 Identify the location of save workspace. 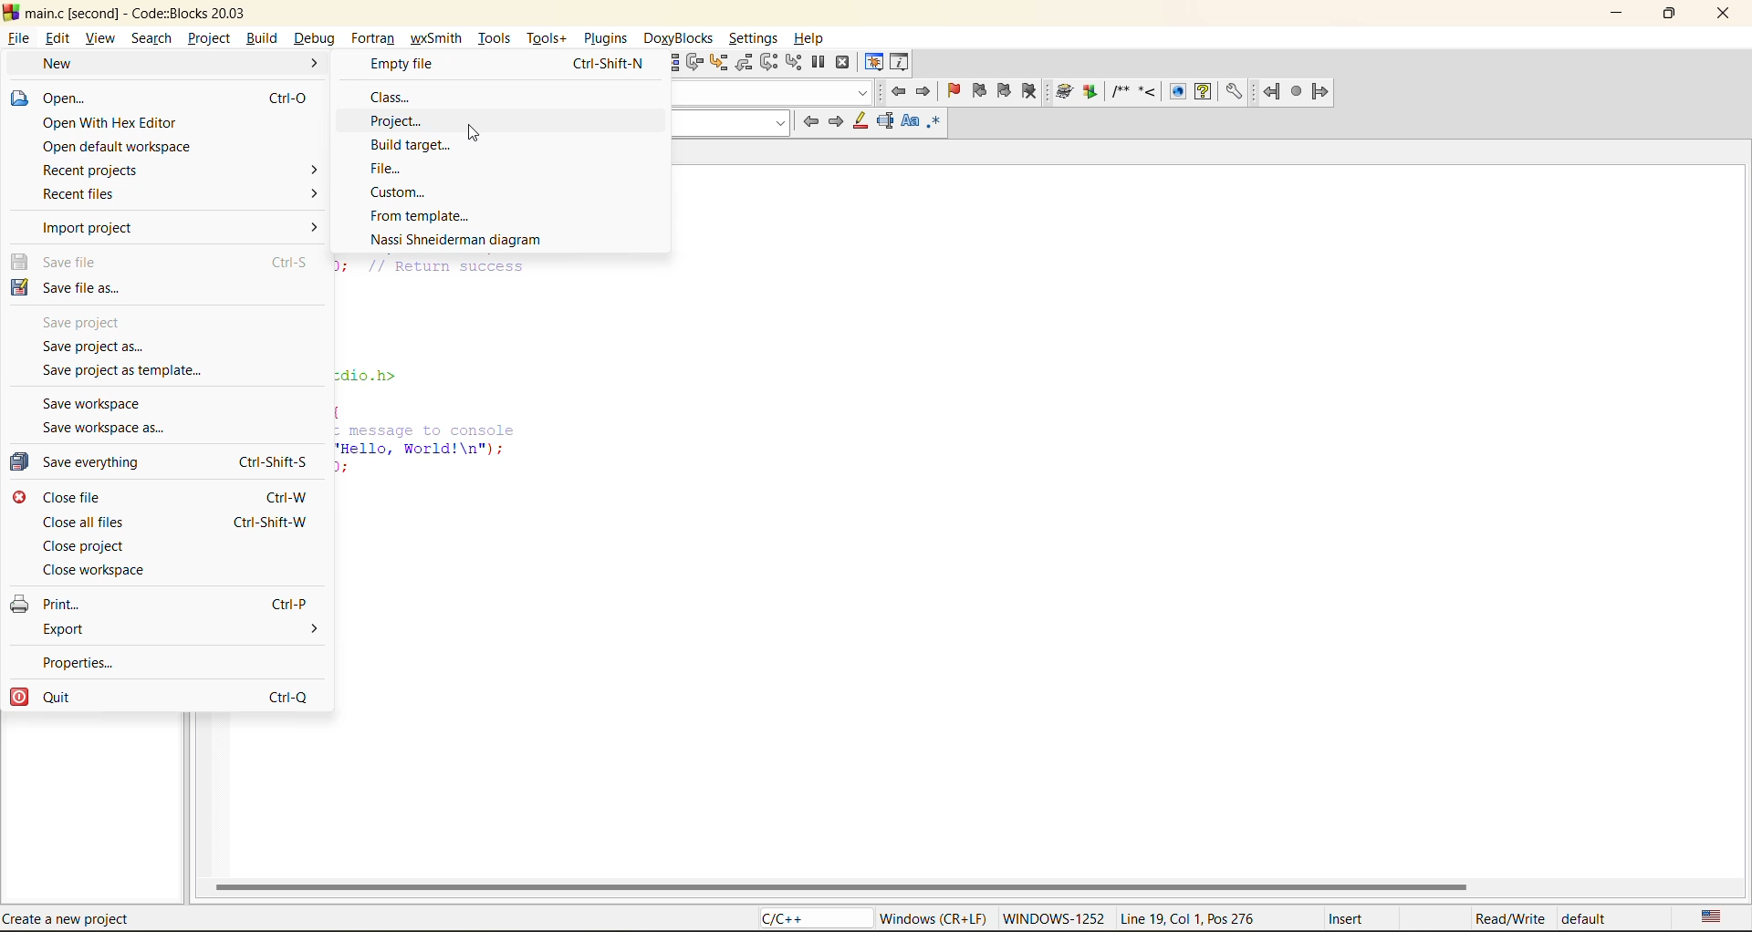
(107, 402).